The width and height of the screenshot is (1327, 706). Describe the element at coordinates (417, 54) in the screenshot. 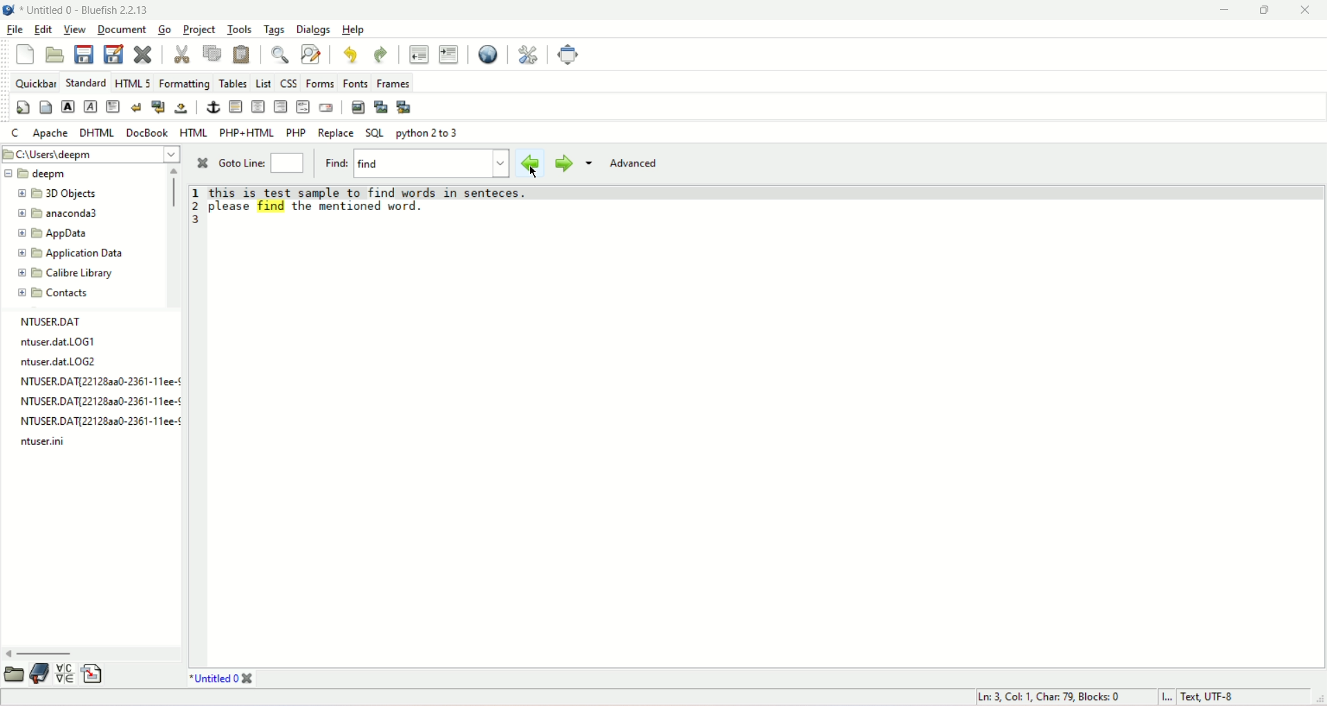

I see `unindent` at that location.